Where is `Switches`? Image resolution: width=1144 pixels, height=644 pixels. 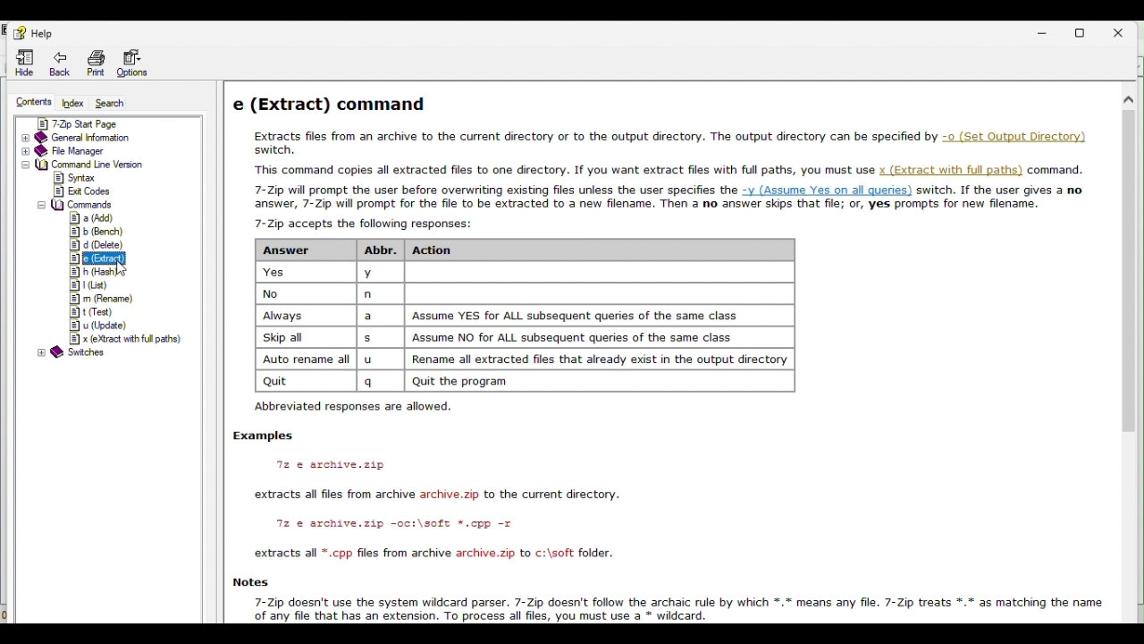
Switches is located at coordinates (75, 352).